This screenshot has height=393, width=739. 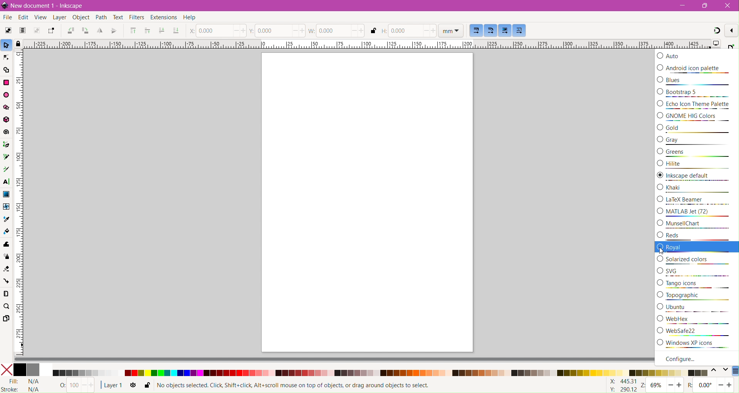 What do you see at coordinates (74, 386) in the screenshot?
I see `Nothing Selected` at bounding box center [74, 386].